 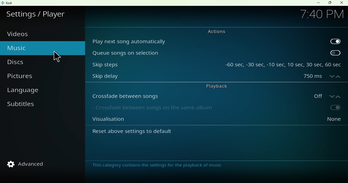 I want to click on Pictures, so click(x=28, y=78).